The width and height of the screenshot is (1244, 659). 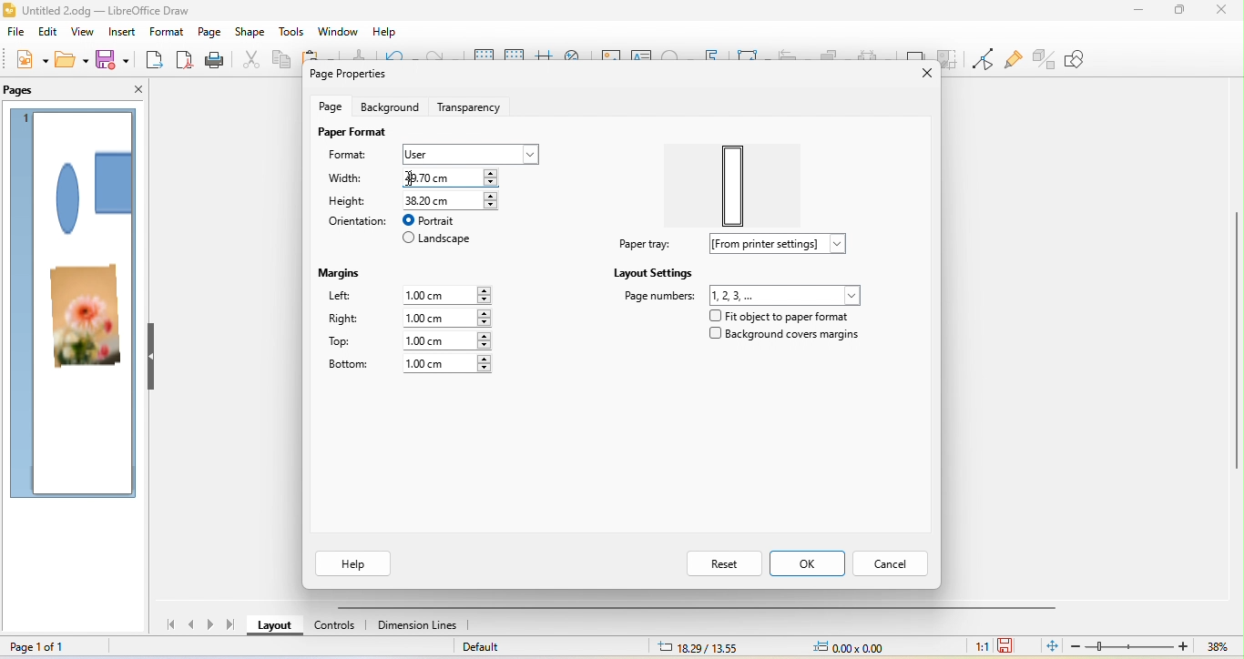 I want to click on select user, so click(x=474, y=152).